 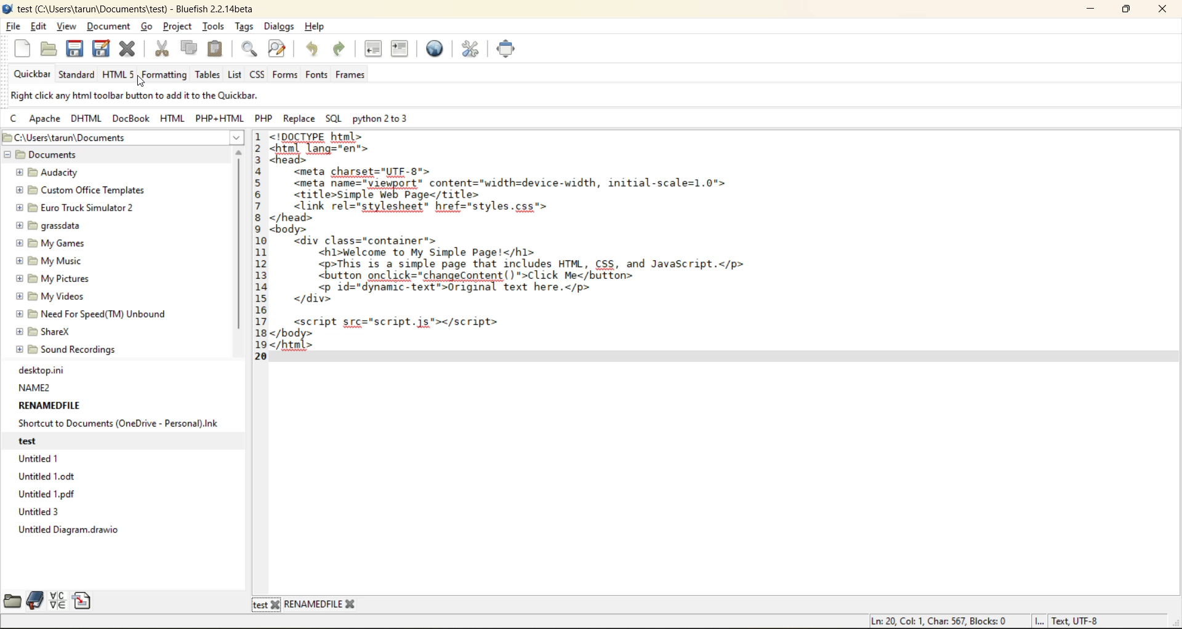 I want to click on sql, so click(x=333, y=116).